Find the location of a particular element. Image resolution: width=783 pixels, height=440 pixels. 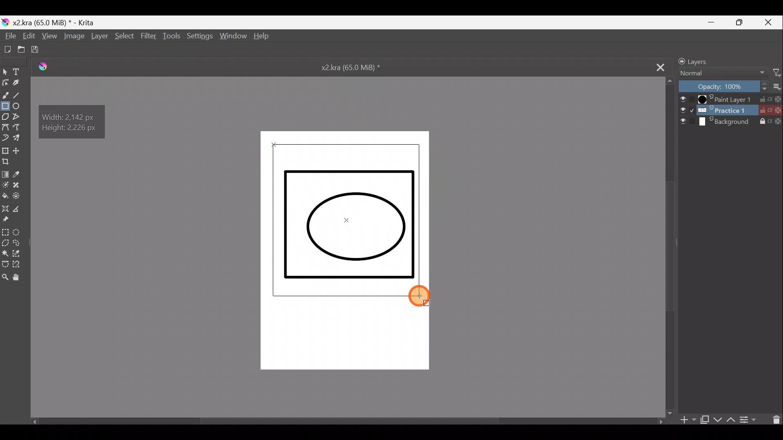

Crop image to an area is located at coordinates (9, 161).